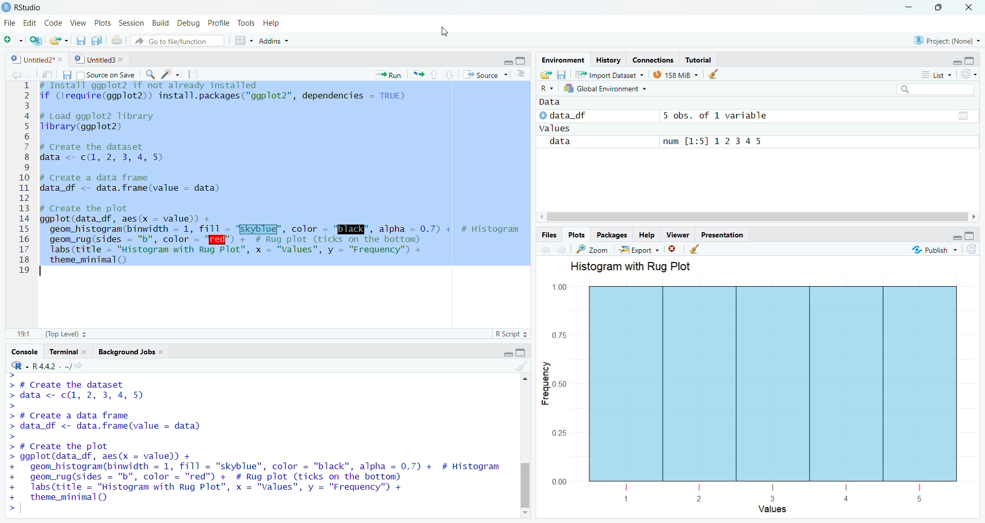 The height and width of the screenshot is (523, 985). Describe the element at coordinates (654, 143) in the screenshot. I see `data num [1:5] 12345` at that location.